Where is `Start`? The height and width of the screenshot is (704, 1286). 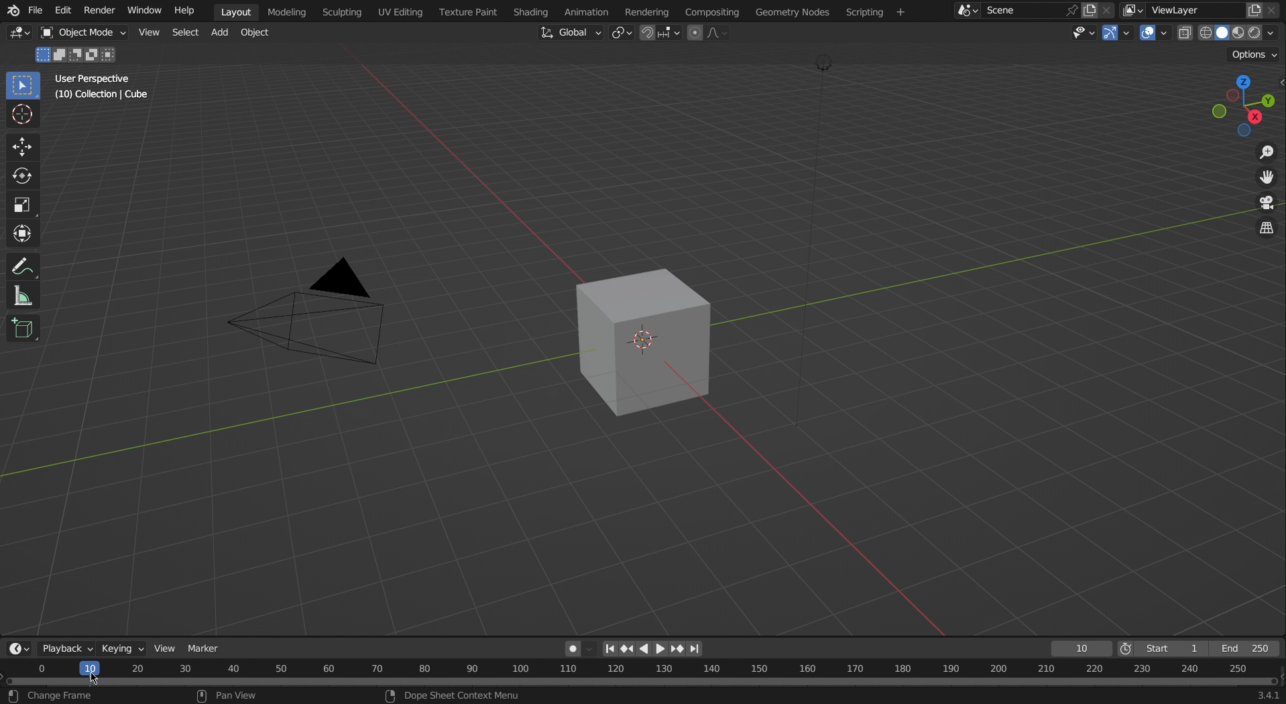
Start is located at coordinates (1165, 648).